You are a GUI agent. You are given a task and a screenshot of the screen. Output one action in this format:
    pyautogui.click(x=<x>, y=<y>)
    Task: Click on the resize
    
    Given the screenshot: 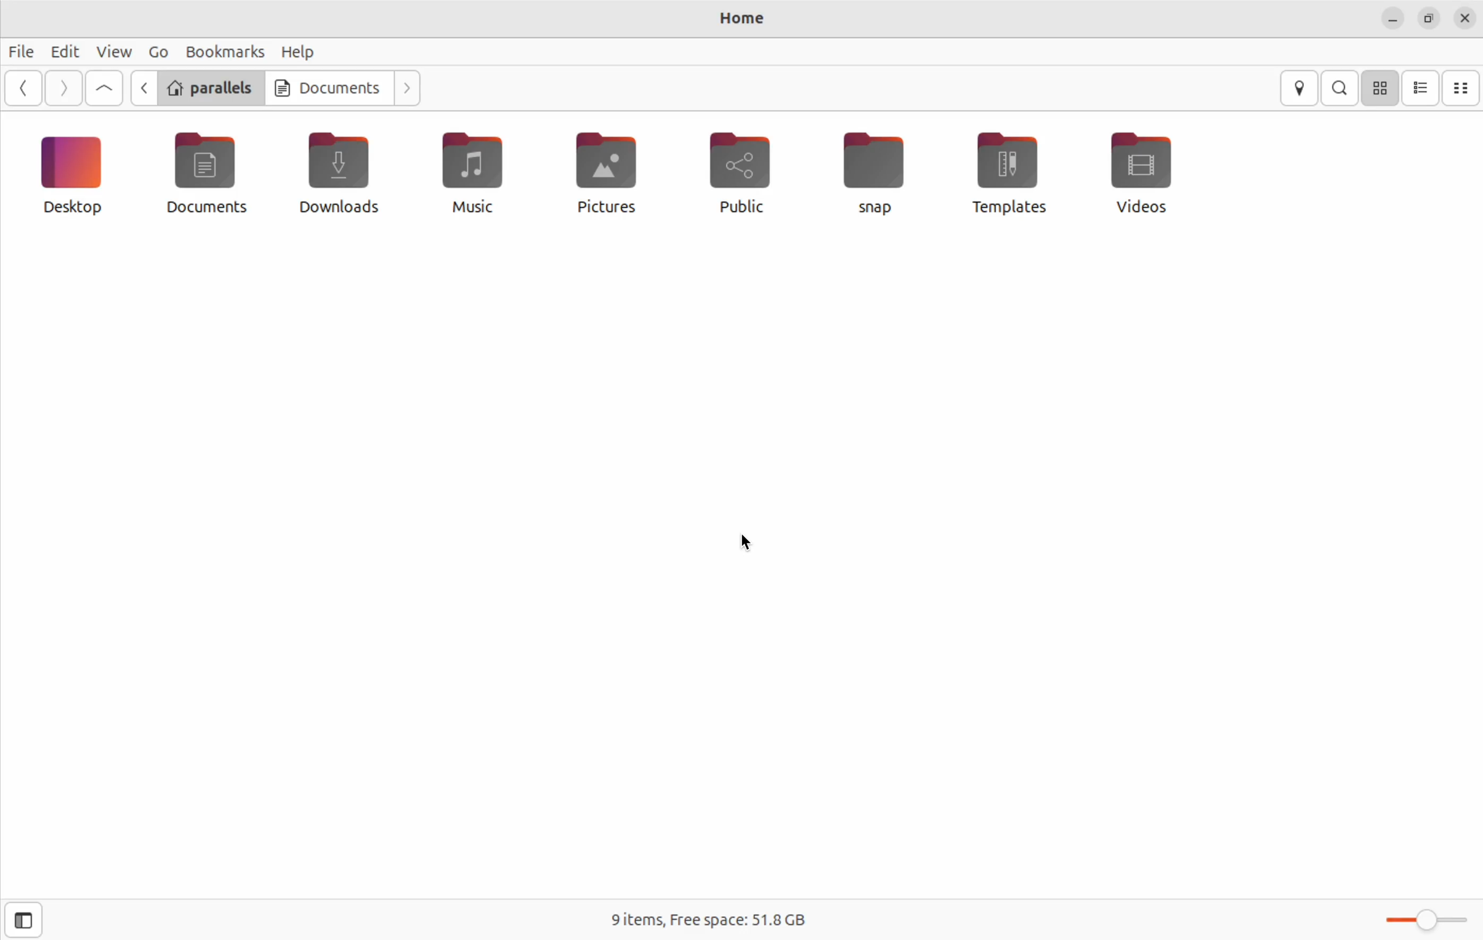 What is the action you would take?
    pyautogui.click(x=1428, y=18)
    